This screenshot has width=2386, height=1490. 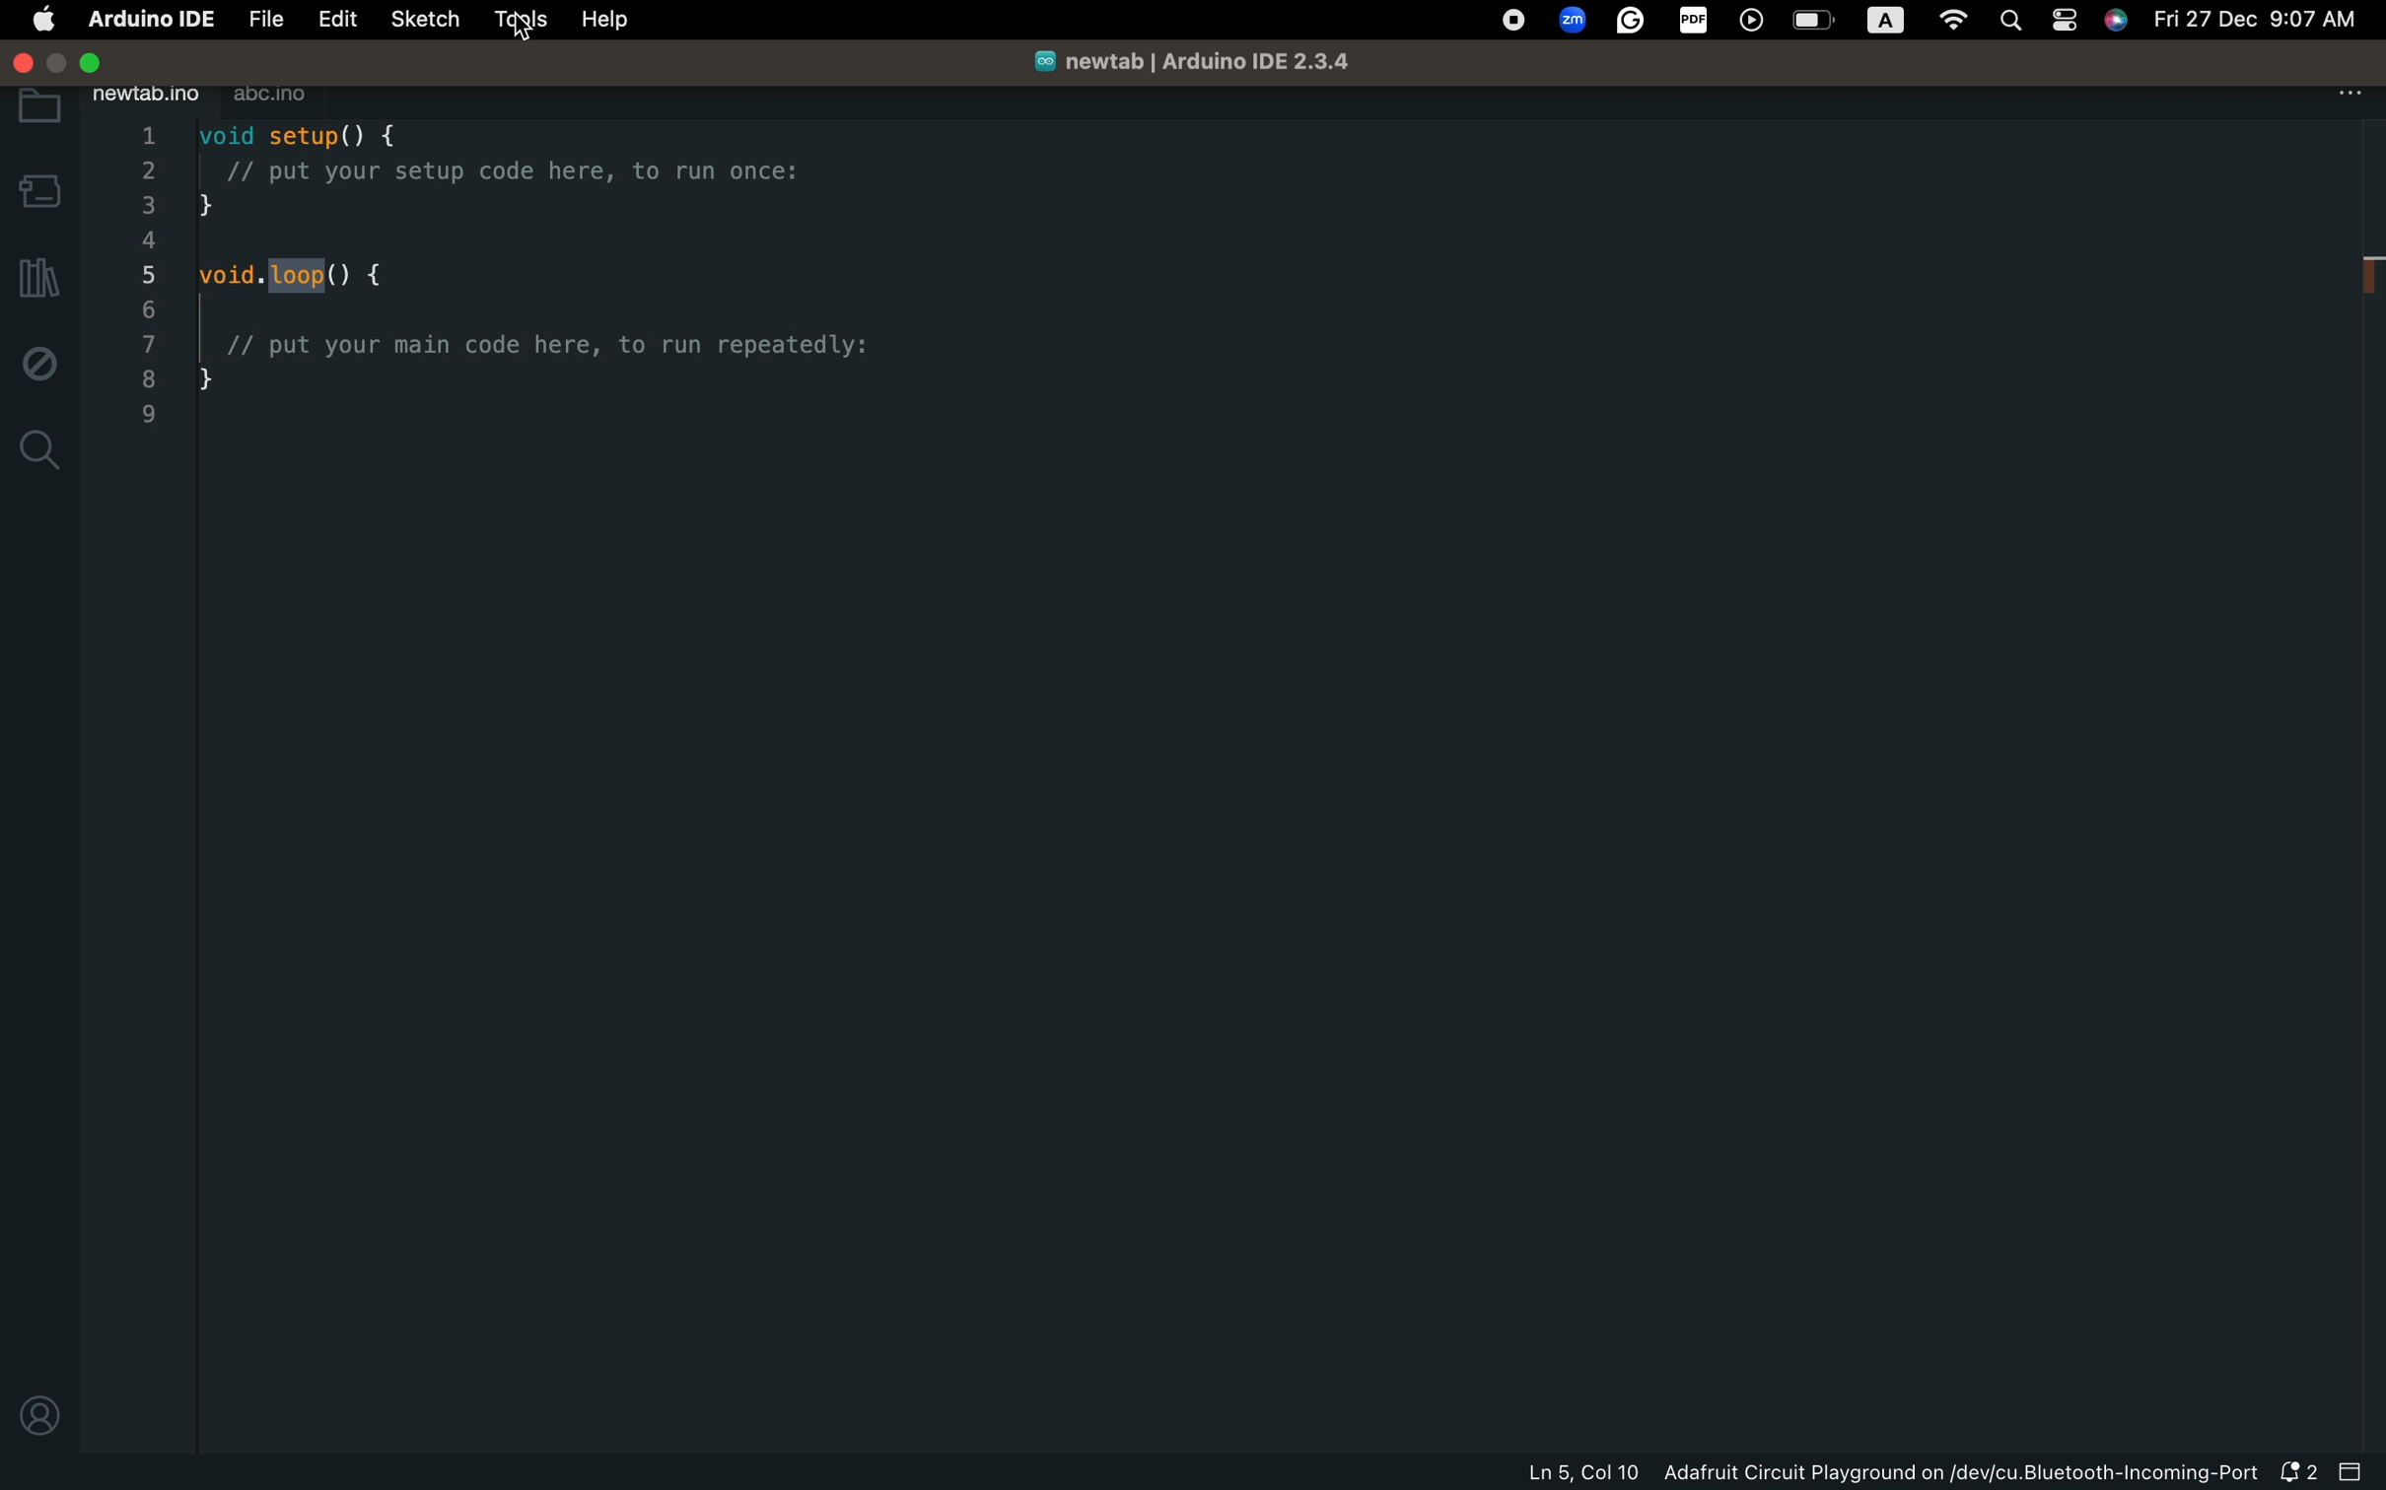 What do you see at coordinates (148, 309) in the screenshot?
I see `6` at bounding box center [148, 309].